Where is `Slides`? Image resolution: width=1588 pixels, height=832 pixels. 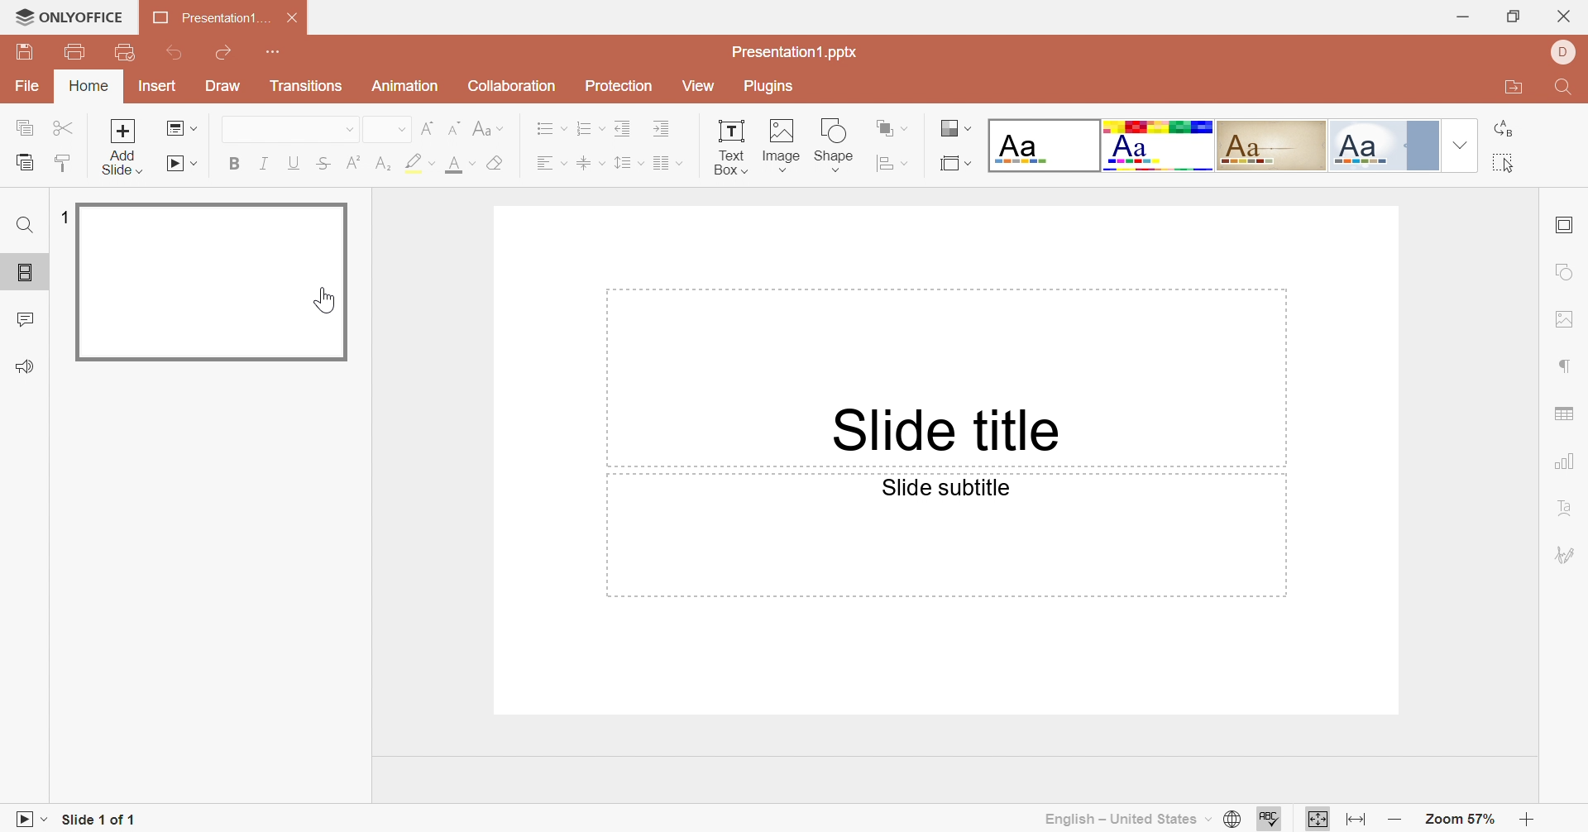 Slides is located at coordinates (27, 274).